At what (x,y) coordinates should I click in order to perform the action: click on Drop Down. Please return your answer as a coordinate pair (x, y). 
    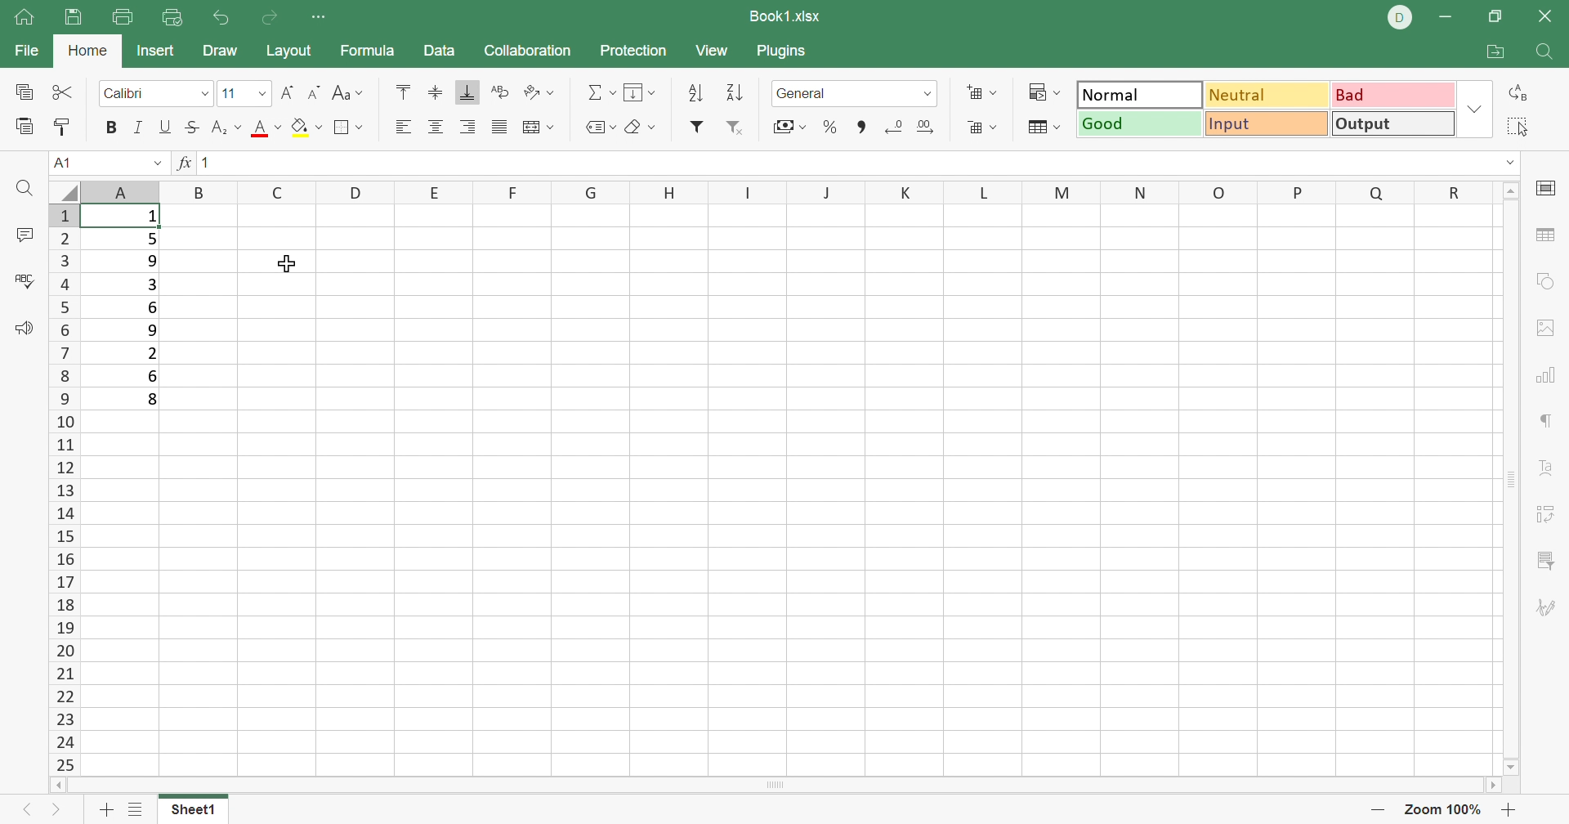
    Looking at the image, I should click on (1477, 108).